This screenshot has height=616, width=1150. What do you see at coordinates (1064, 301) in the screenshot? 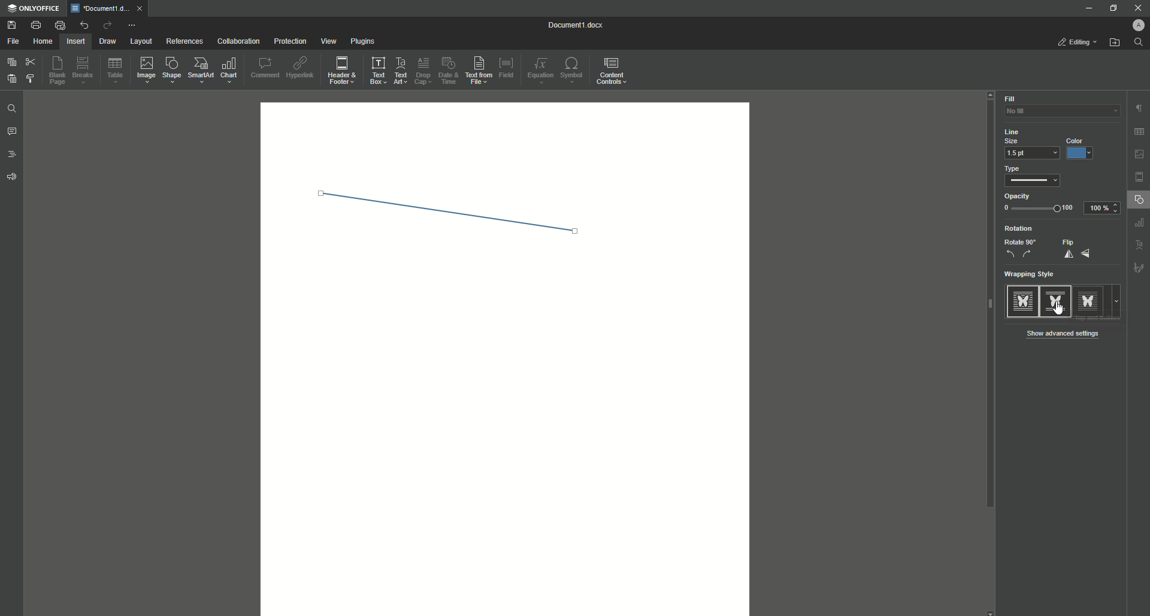
I see `Style Types` at bounding box center [1064, 301].